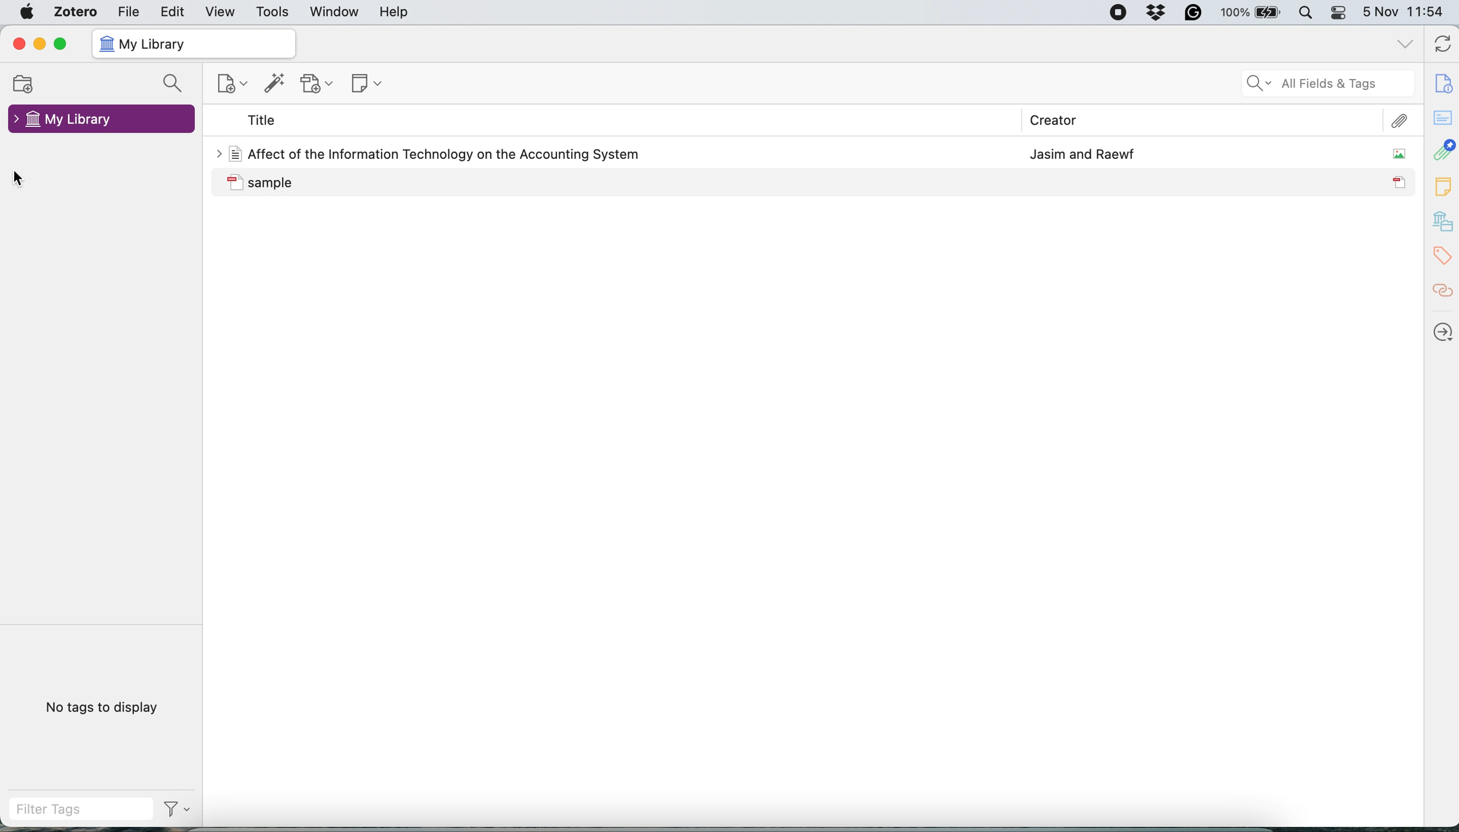 This screenshot has width=1459, height=832. Describe the element at coordinates (193, 43) in the screenshot. I see `my library` at that location.